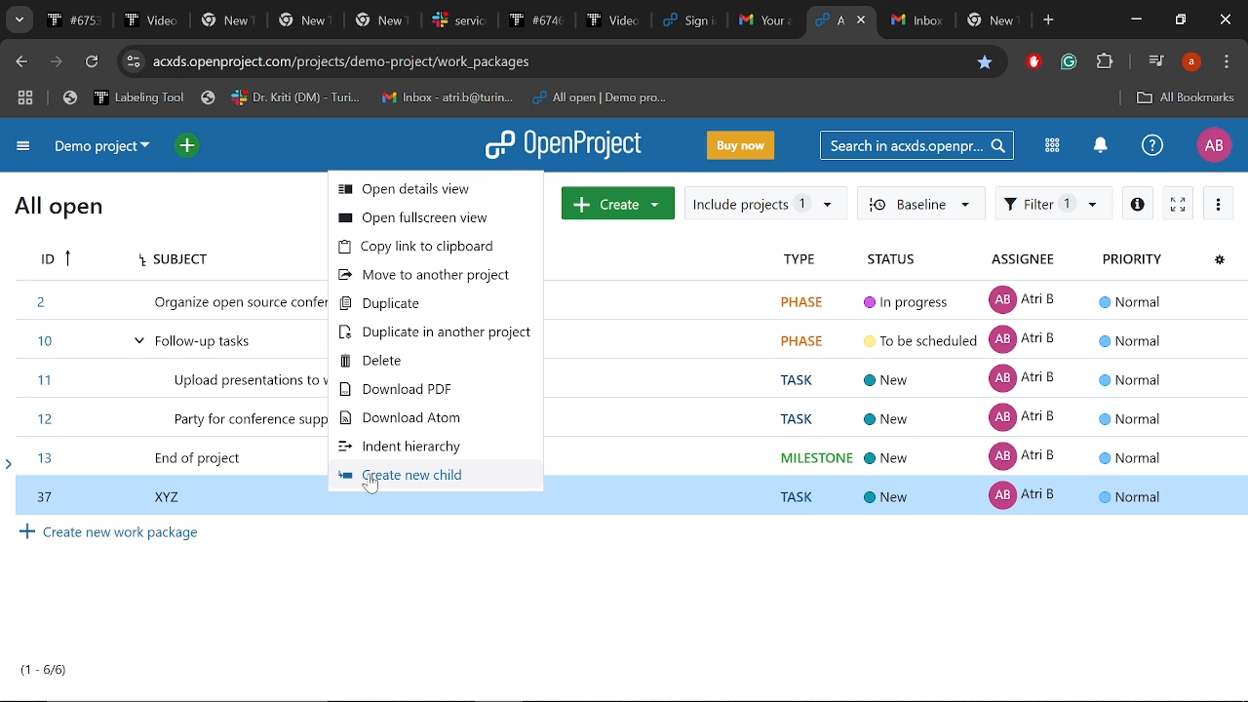 The width and height of the screenshot is (1248, 702). What do you see at coordinates (1180, 20) in the screenshot?
I see `Restore down` at bounding box center [1180, 20].